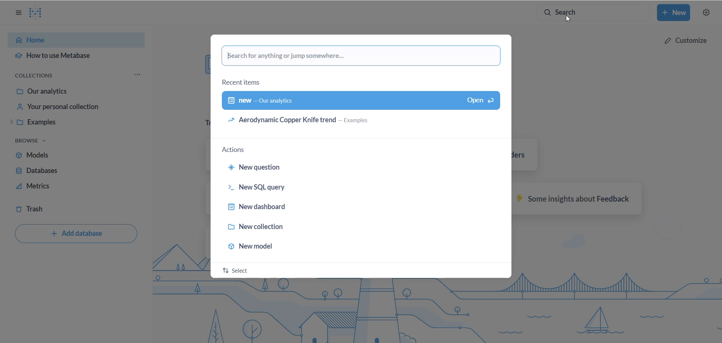  I want to click on COLLECTION OPTIONS, so click(138, 74).